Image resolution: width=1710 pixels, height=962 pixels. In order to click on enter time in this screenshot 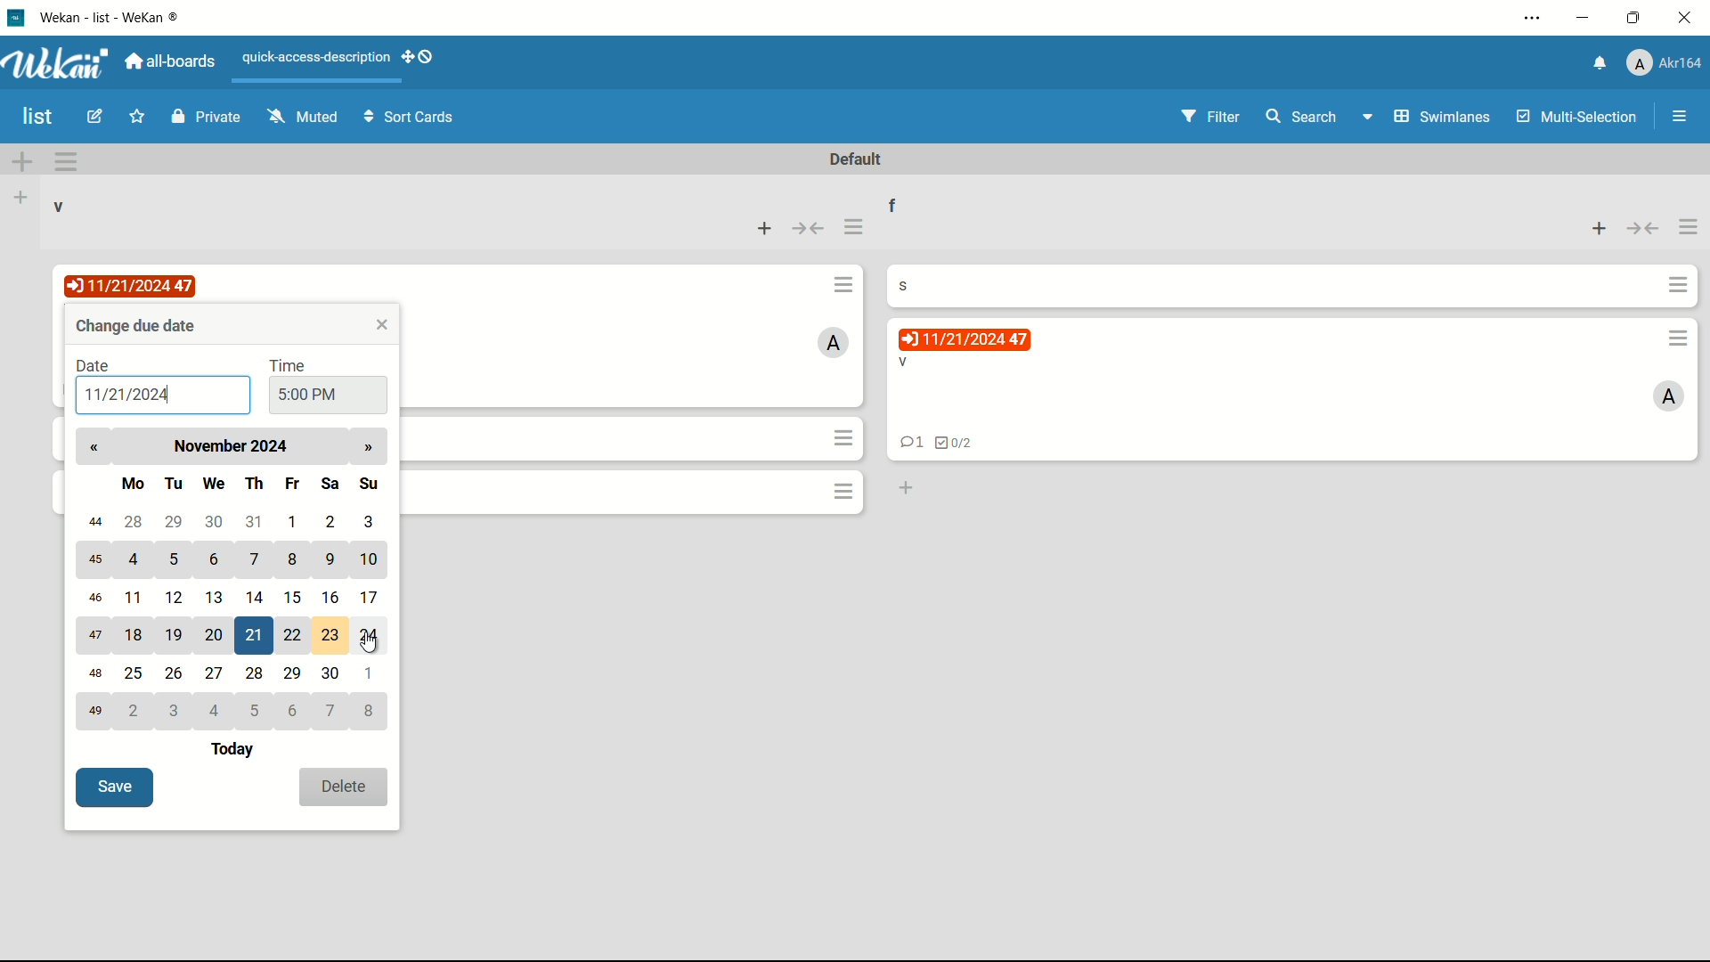, I will do `click(307, 395)`.